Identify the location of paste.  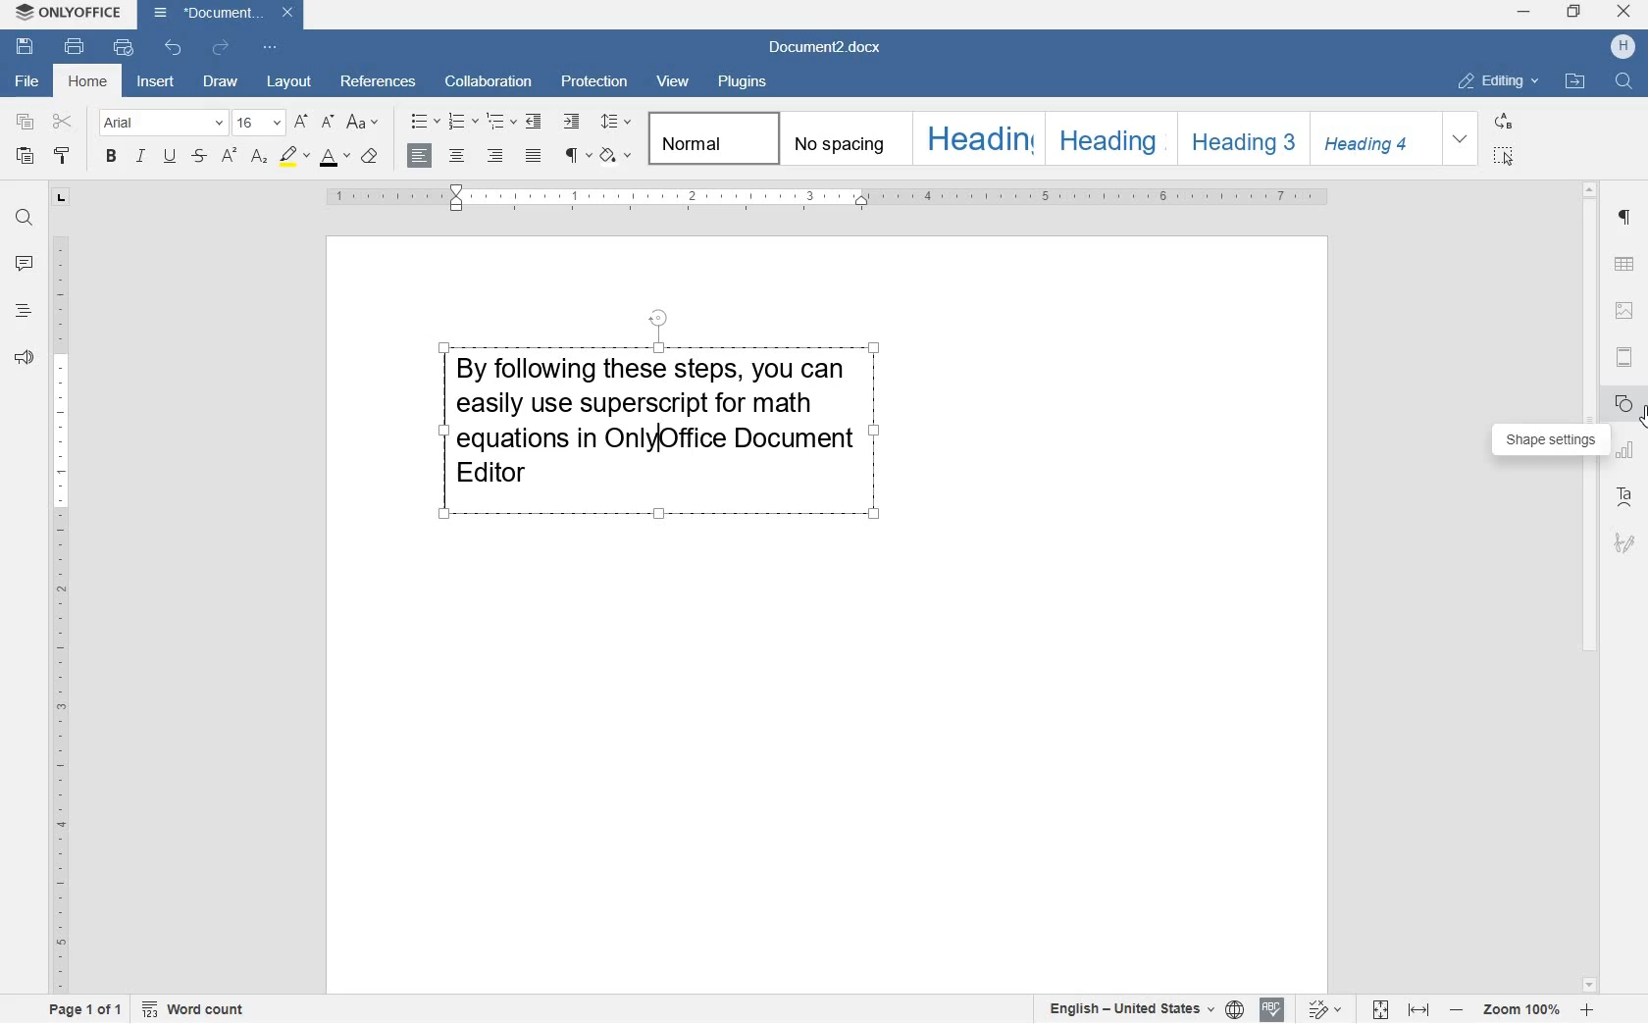
(26, 157).